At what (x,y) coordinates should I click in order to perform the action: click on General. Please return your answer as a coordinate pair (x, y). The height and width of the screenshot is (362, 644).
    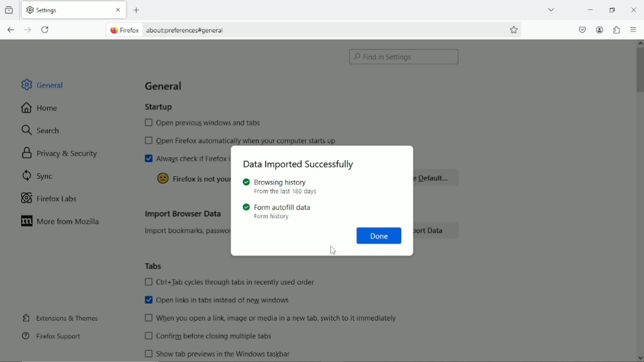
    Looking at the image, I should click on (163, 83).